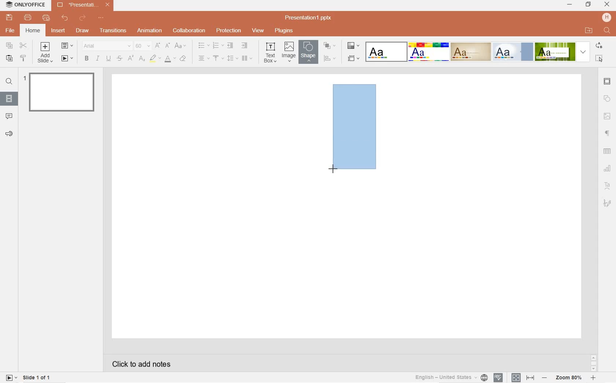 This screenshot has height=383, width=616. I want to click on chart settings, so click(608, 168).